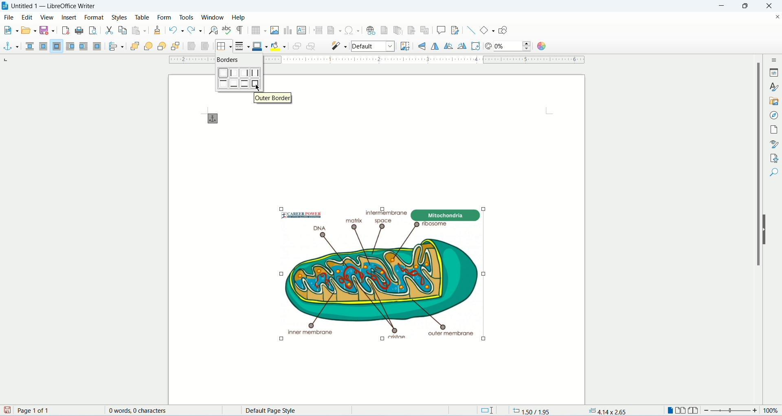 The image size is (782, 416). Describe the element at coordinates (775, 144) in the screenshot. I see `style inspector` at that location.